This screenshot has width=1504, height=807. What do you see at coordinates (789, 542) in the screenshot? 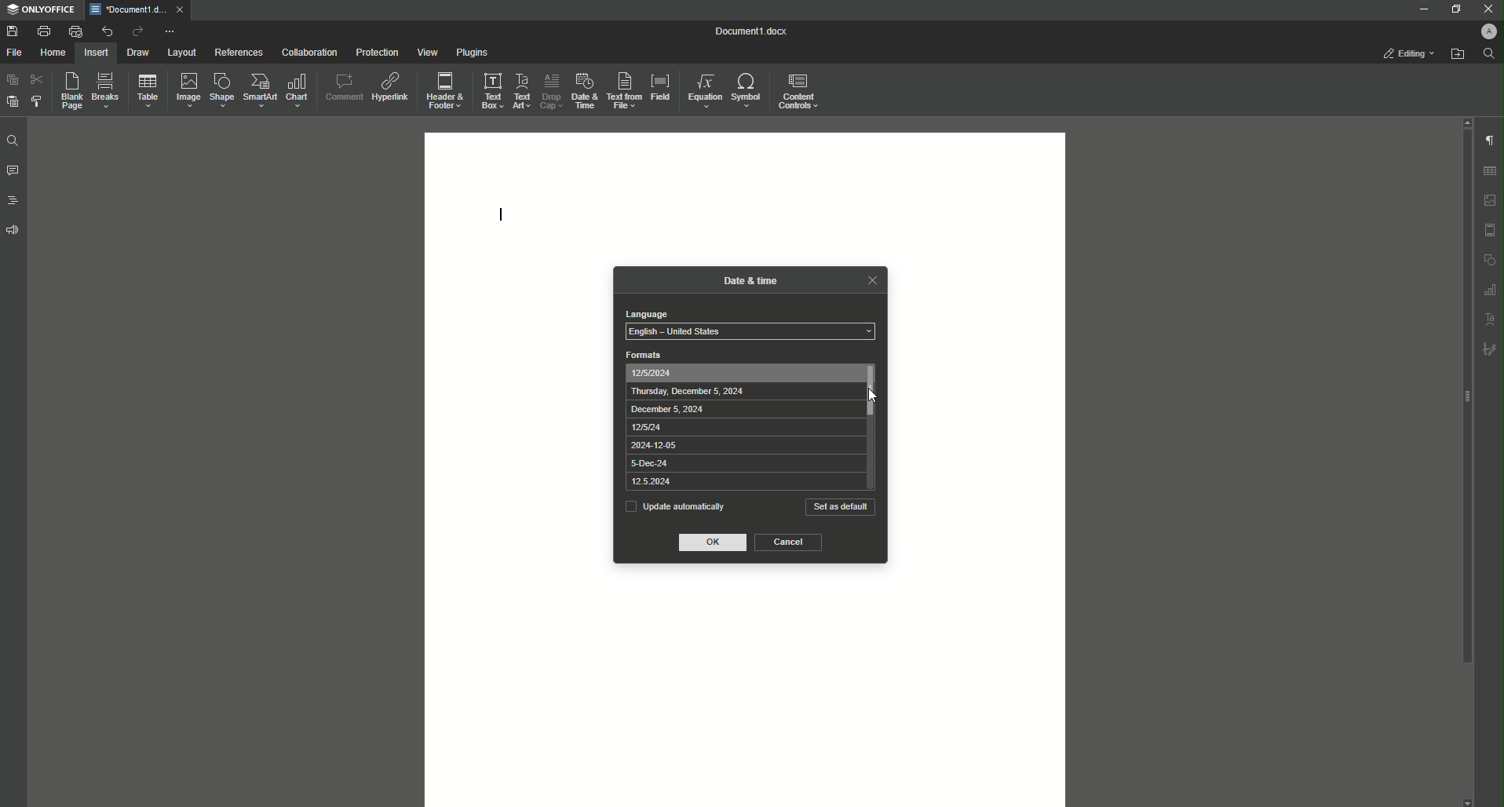
I see `Cancel` at bounding box center [789, 542].